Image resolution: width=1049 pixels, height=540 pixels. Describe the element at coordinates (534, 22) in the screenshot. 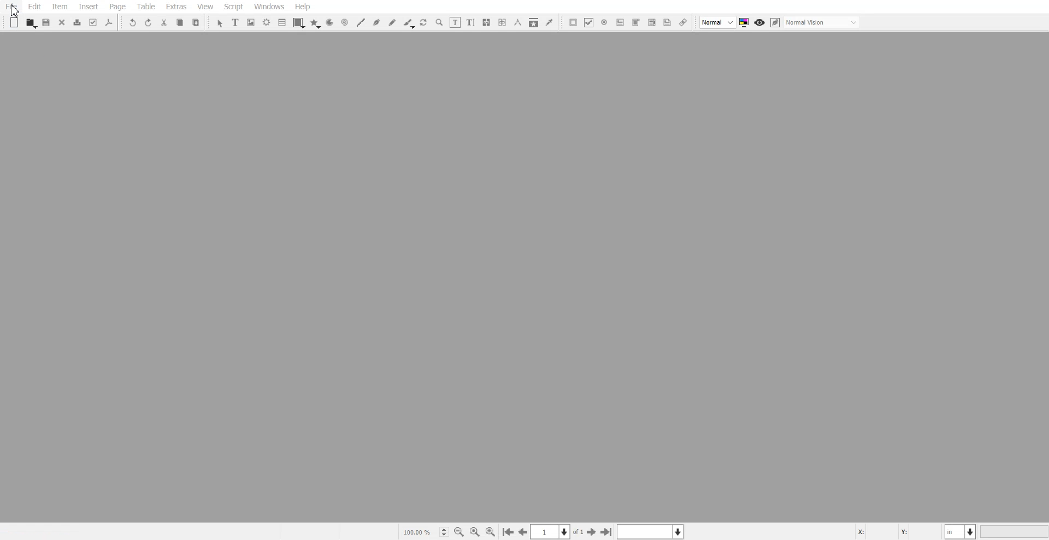

I see `Copy Item Properties` at that location.